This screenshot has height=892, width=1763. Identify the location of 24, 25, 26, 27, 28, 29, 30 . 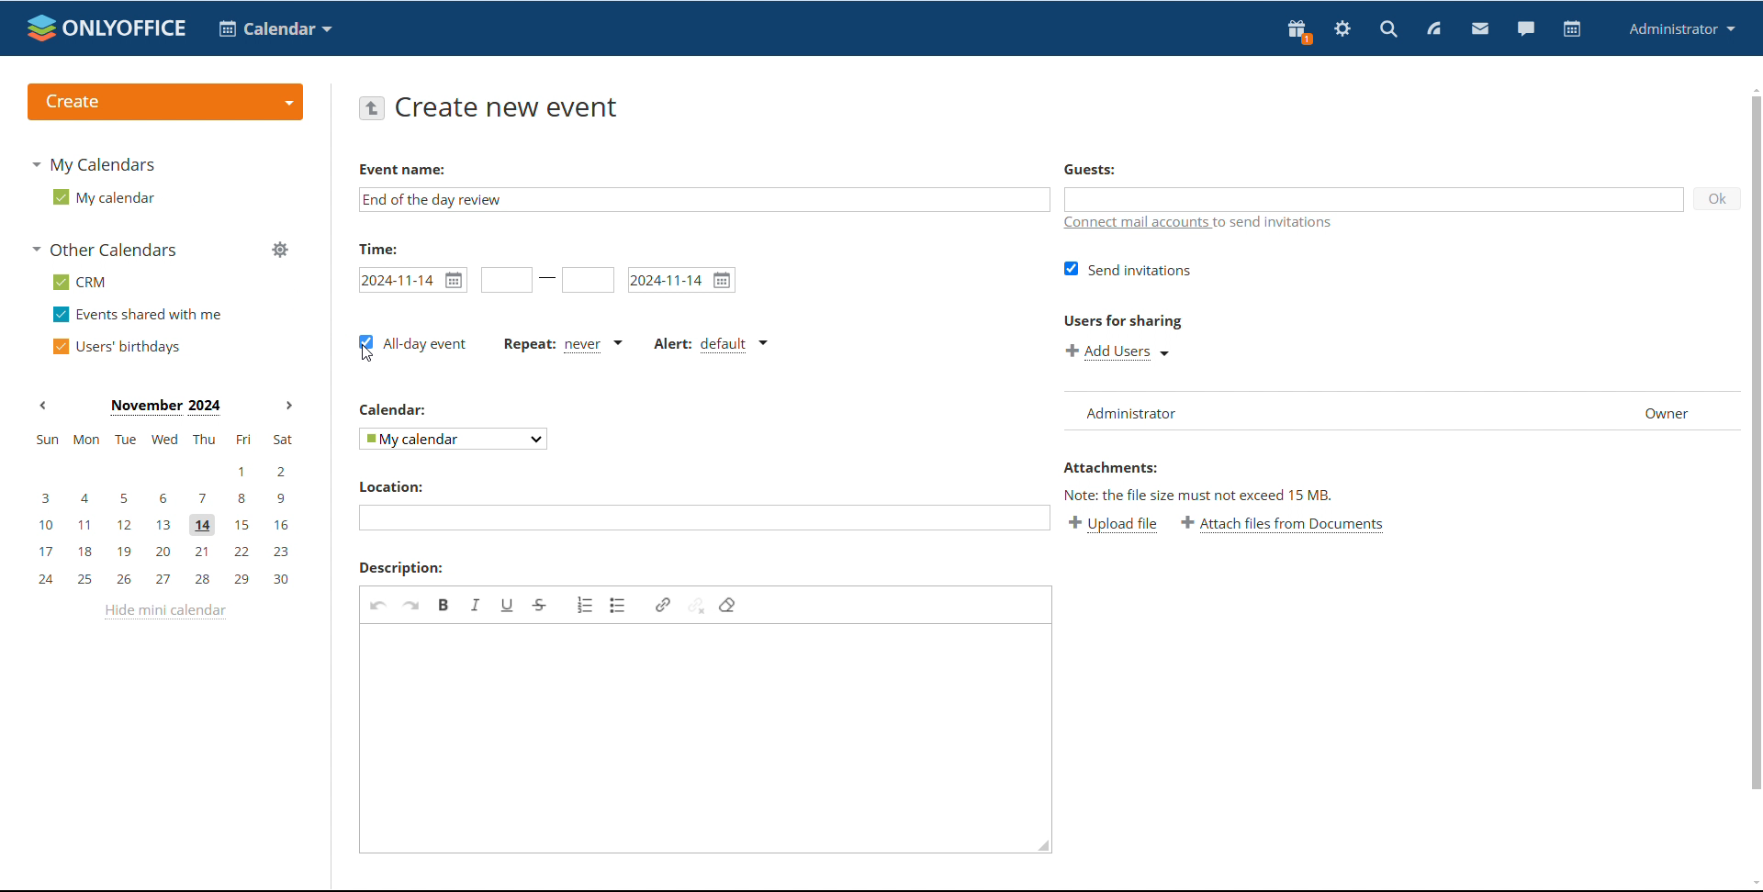
(169, 580).